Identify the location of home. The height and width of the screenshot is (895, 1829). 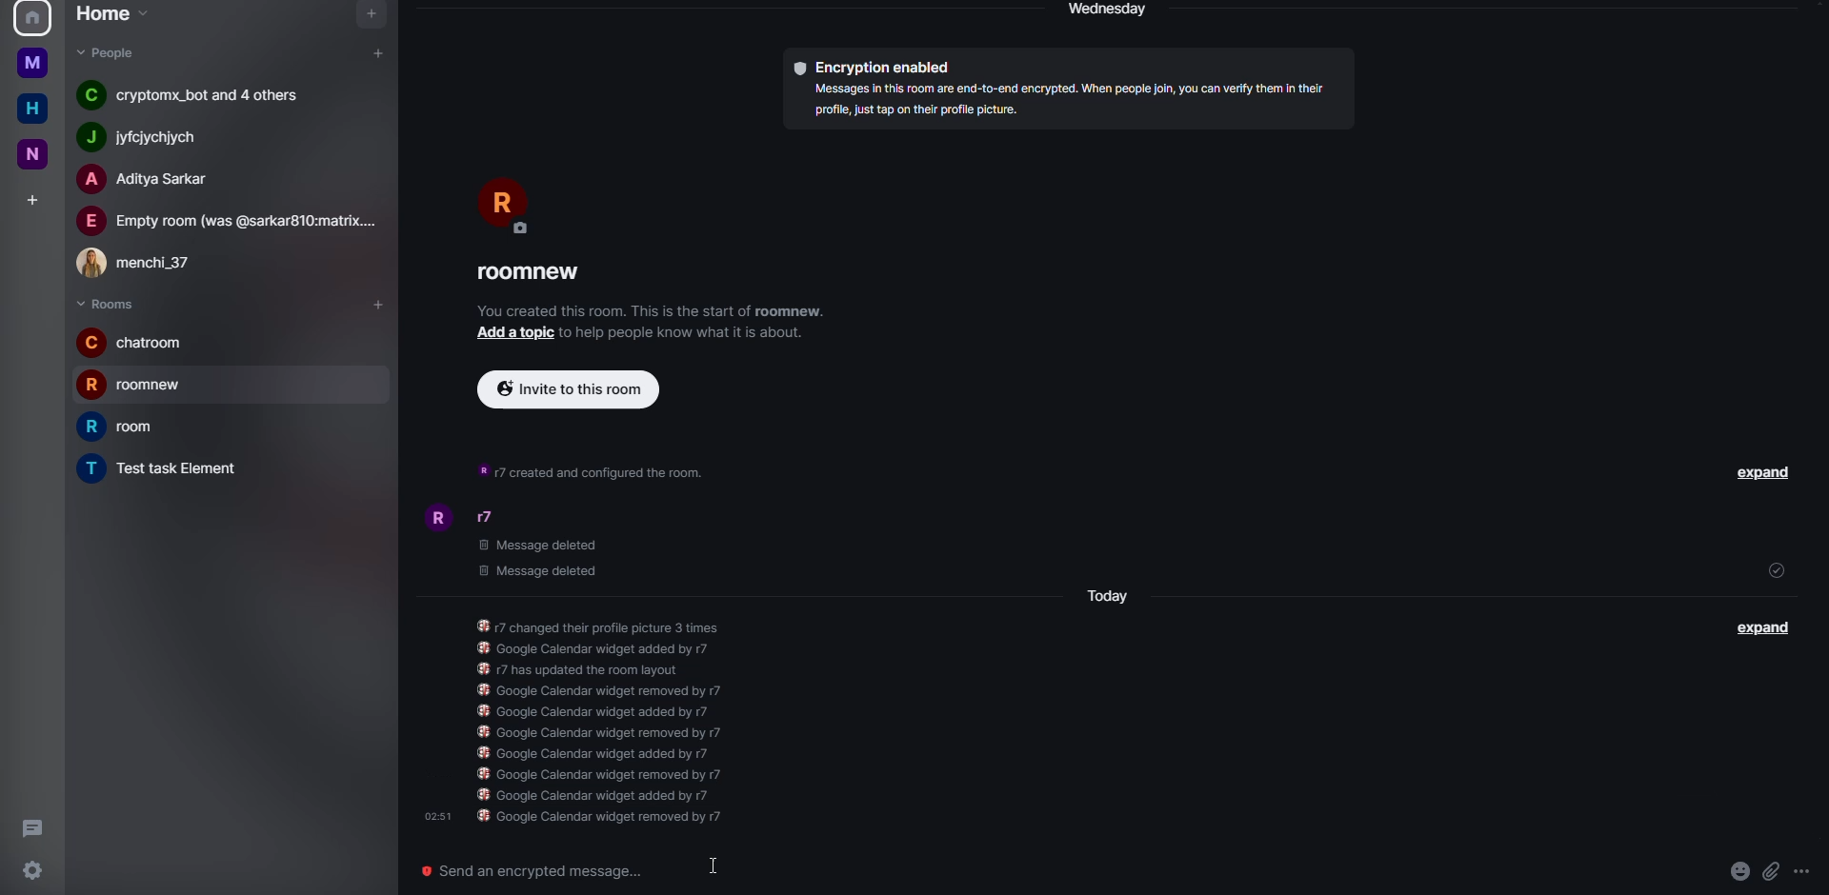
(111, 15).